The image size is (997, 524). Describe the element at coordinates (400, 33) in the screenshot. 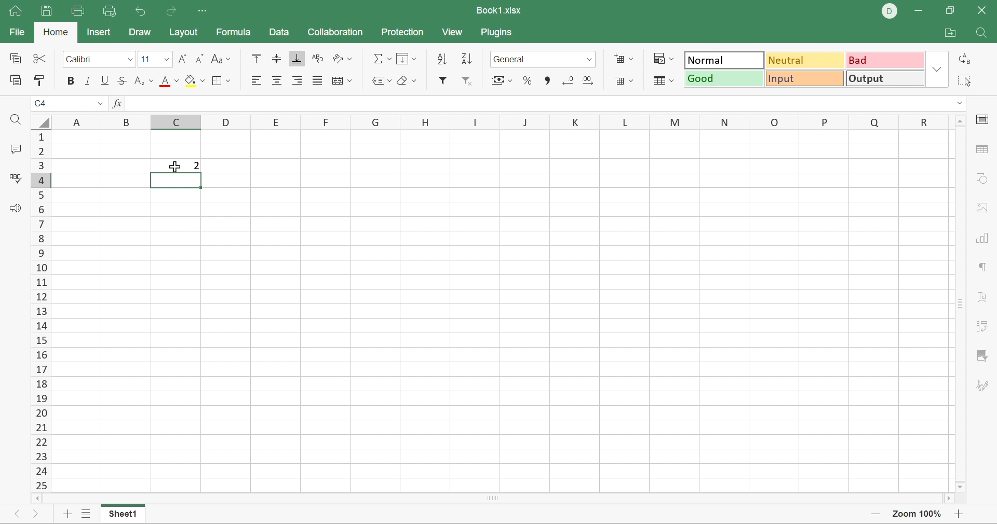

I see `Protection` at that location.